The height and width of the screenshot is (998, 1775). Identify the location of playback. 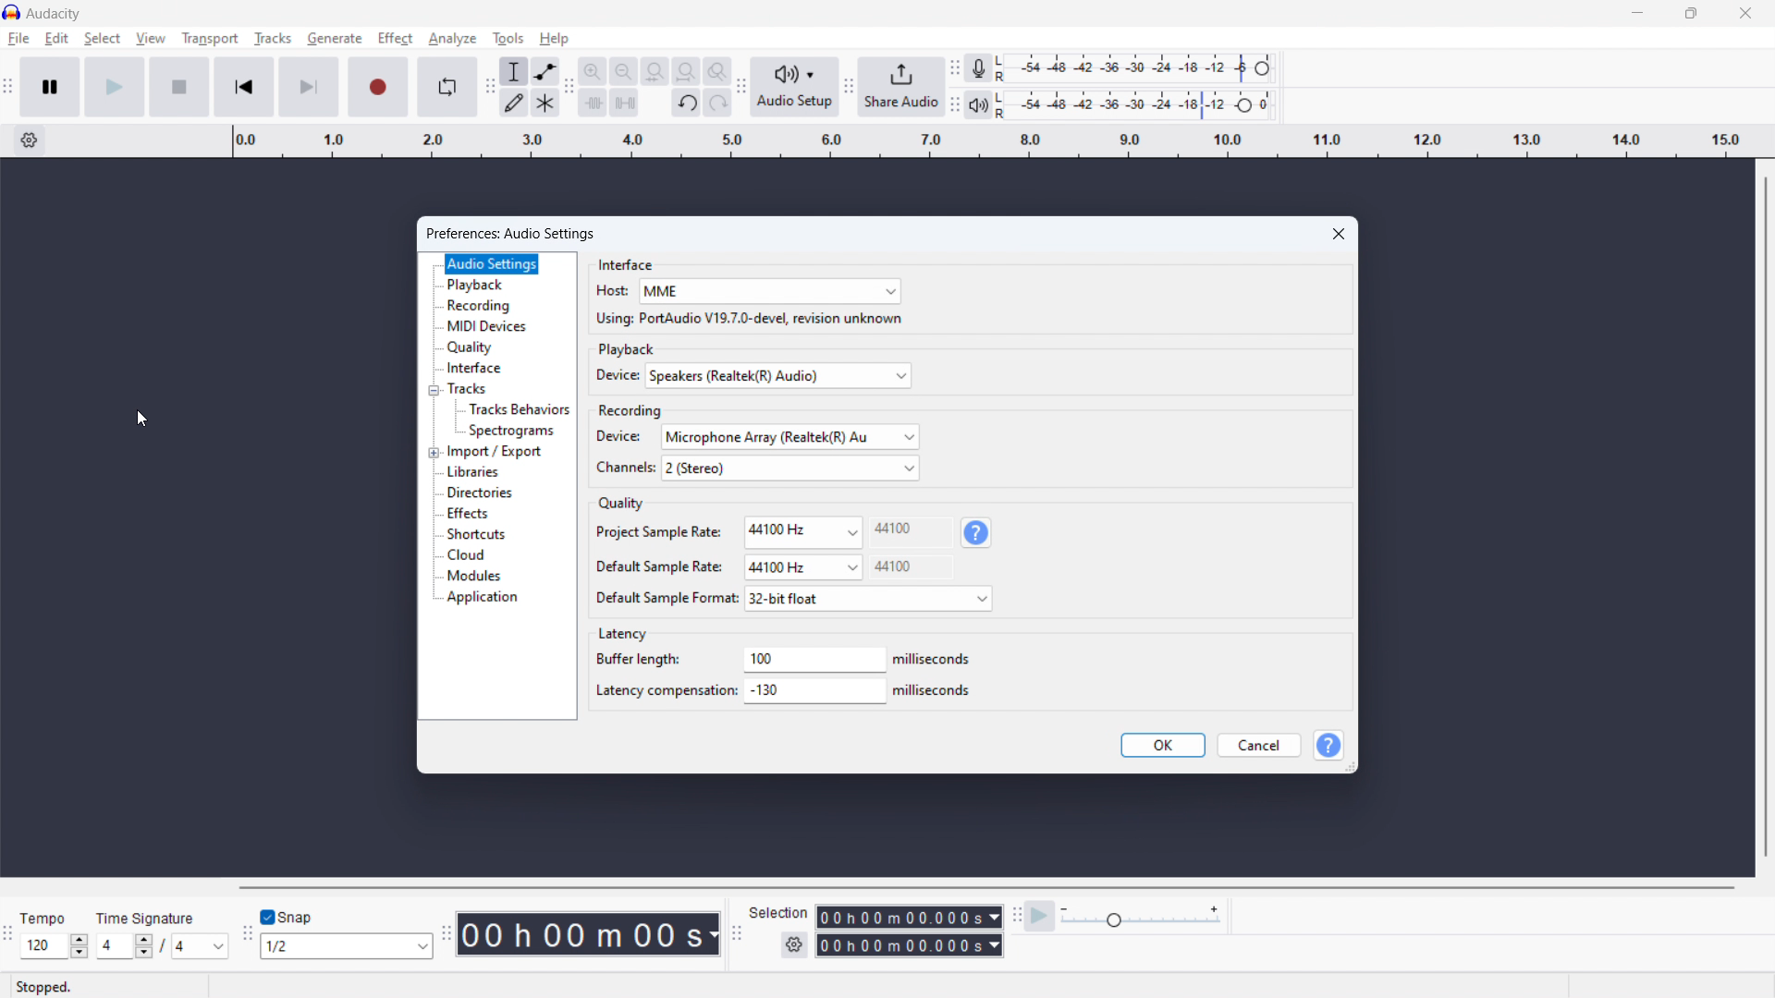
(476, 285).